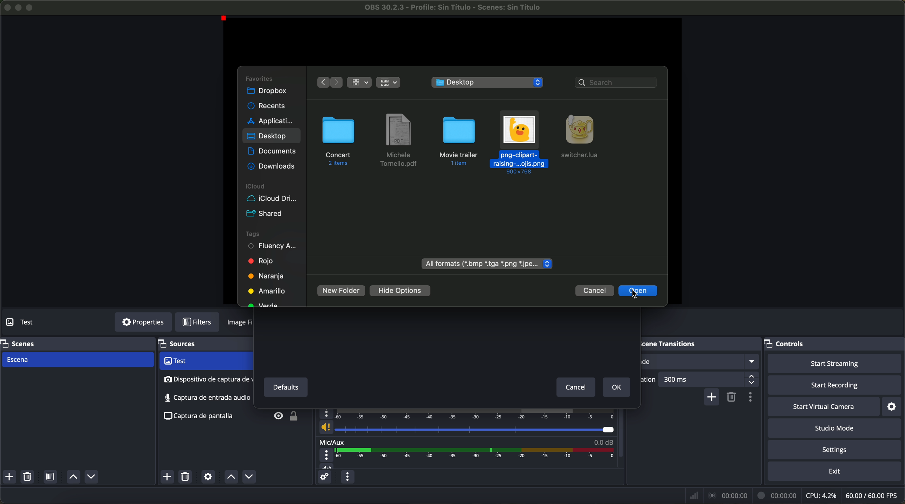  I want to click on folder, so click(457, 141).